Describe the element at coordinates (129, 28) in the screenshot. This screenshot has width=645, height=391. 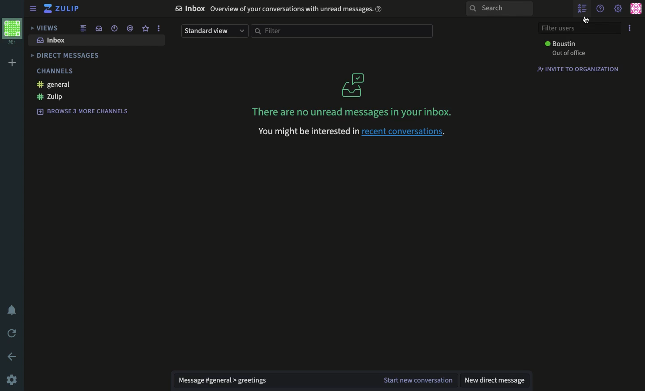
I see `mention` at that location.